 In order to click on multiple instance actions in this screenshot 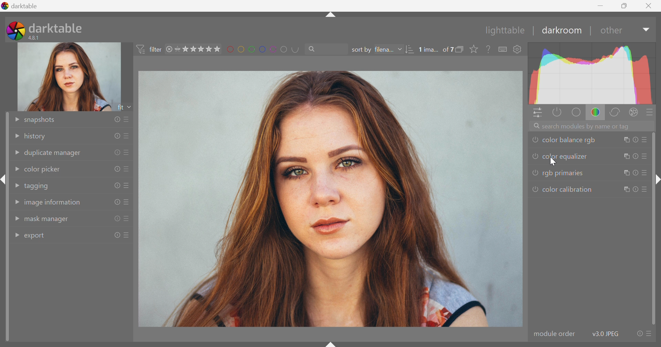, I will do `click(627, 174)`.